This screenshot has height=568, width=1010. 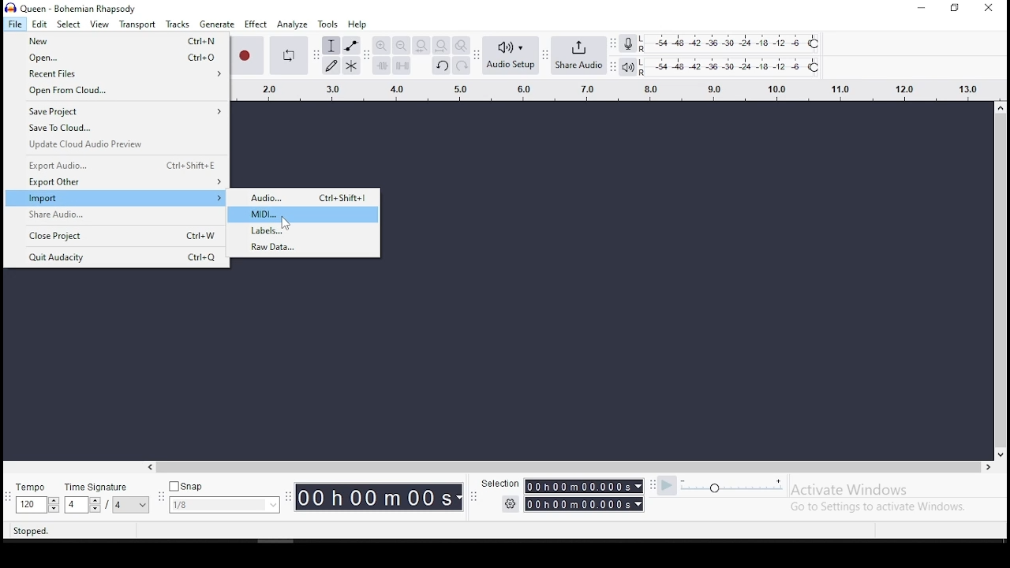 I want to click on New, so click(x=115, y=42).